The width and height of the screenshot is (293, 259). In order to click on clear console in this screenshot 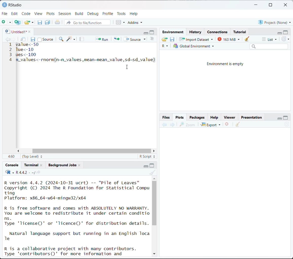, I will do `click(153, 172)`.